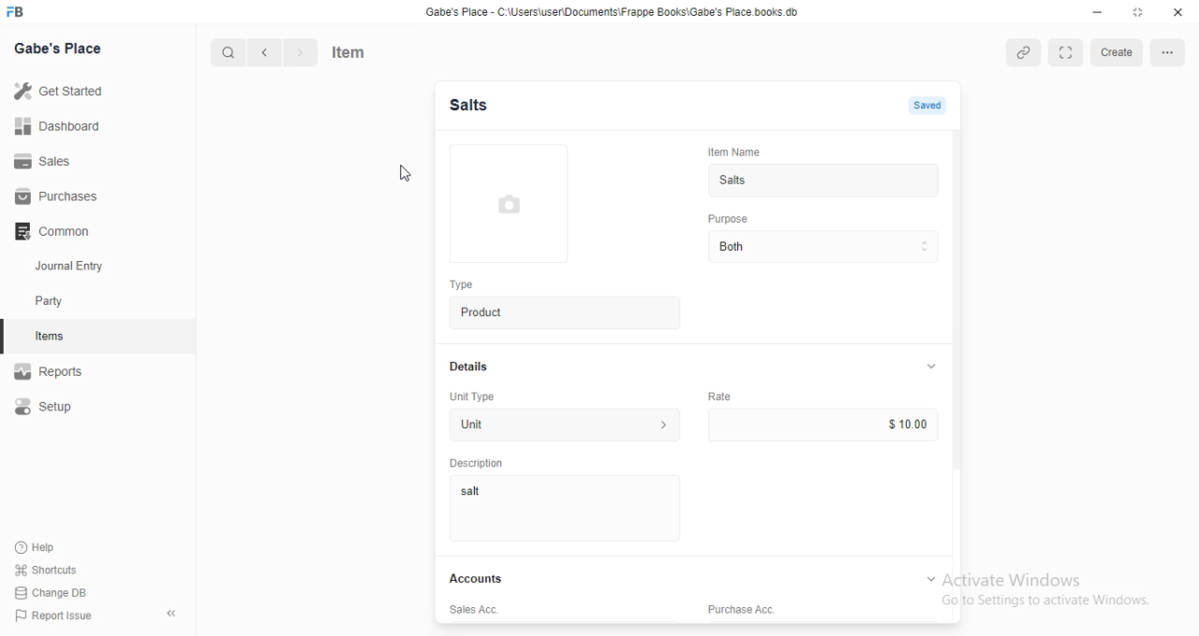 The width and height of the screenshot is (1199, 636). I want to click on image preview, so click(512, 205).